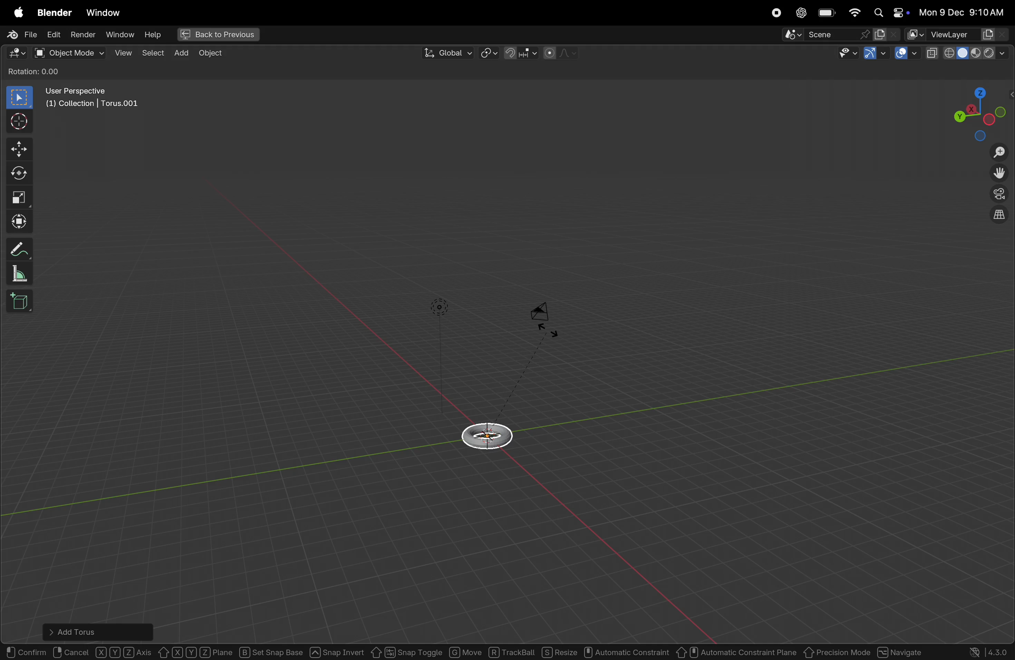 The width and height of the screenshot is (1015, 660). What do you see at coordinates (845, 54) in the screenshot?
I see `visibility` at bounding box center [845, 54].